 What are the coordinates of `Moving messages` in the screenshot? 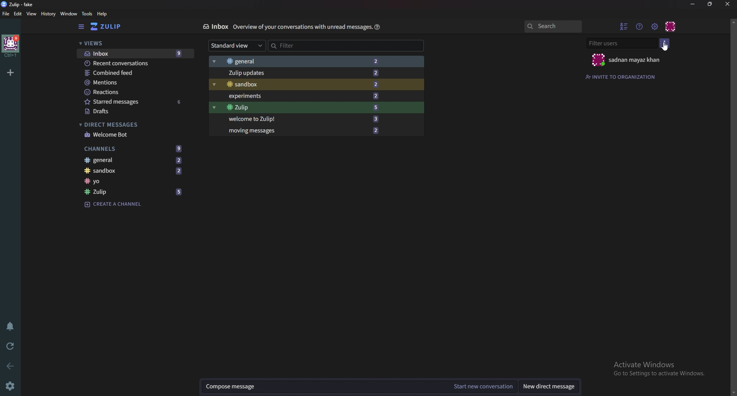 It's located at (302, 132).